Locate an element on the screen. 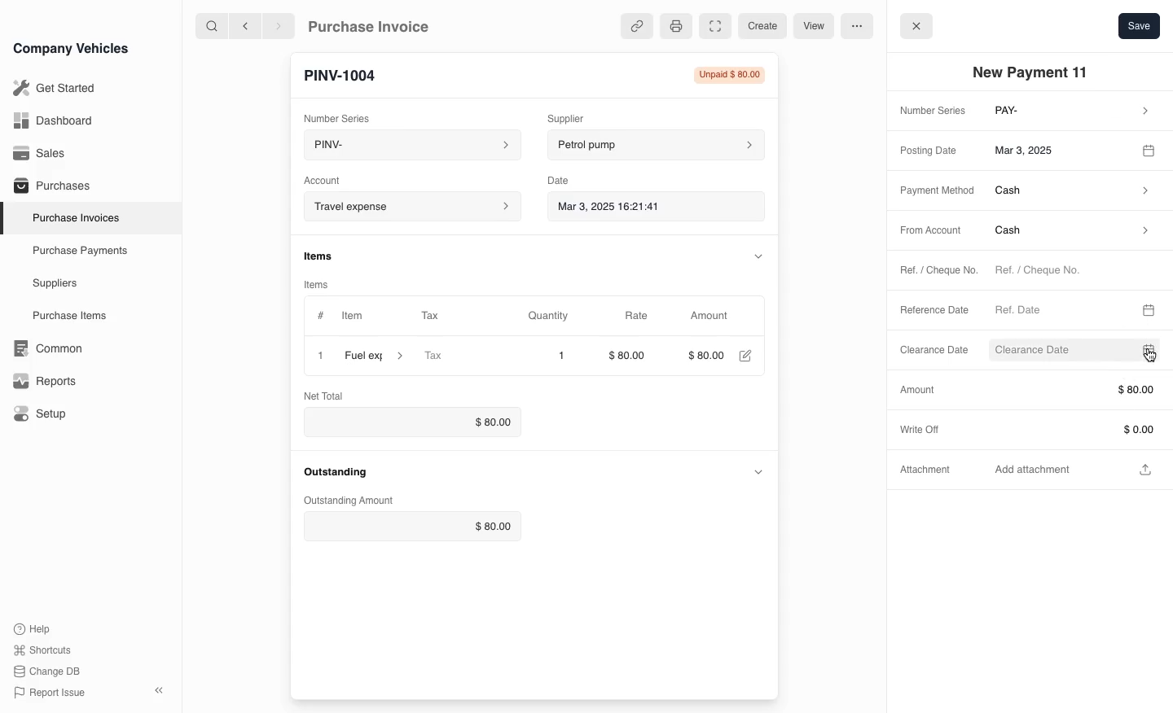 The image size is (1173, 713). $ 80.00 is located at coordinates (1072, 390).